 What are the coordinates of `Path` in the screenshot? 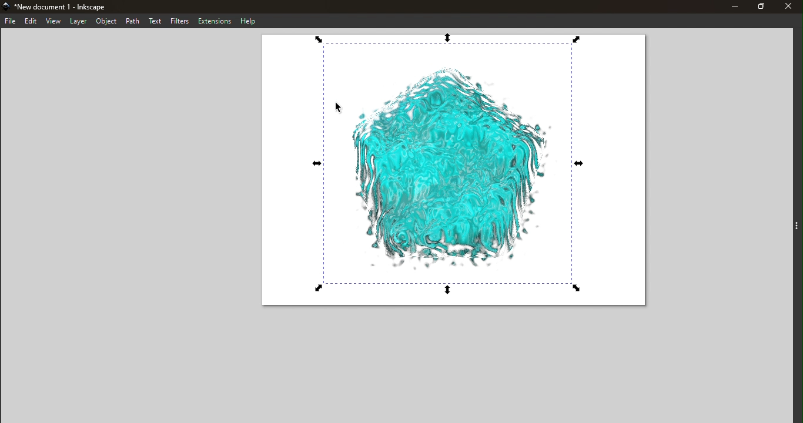 It's located at (133, 21).